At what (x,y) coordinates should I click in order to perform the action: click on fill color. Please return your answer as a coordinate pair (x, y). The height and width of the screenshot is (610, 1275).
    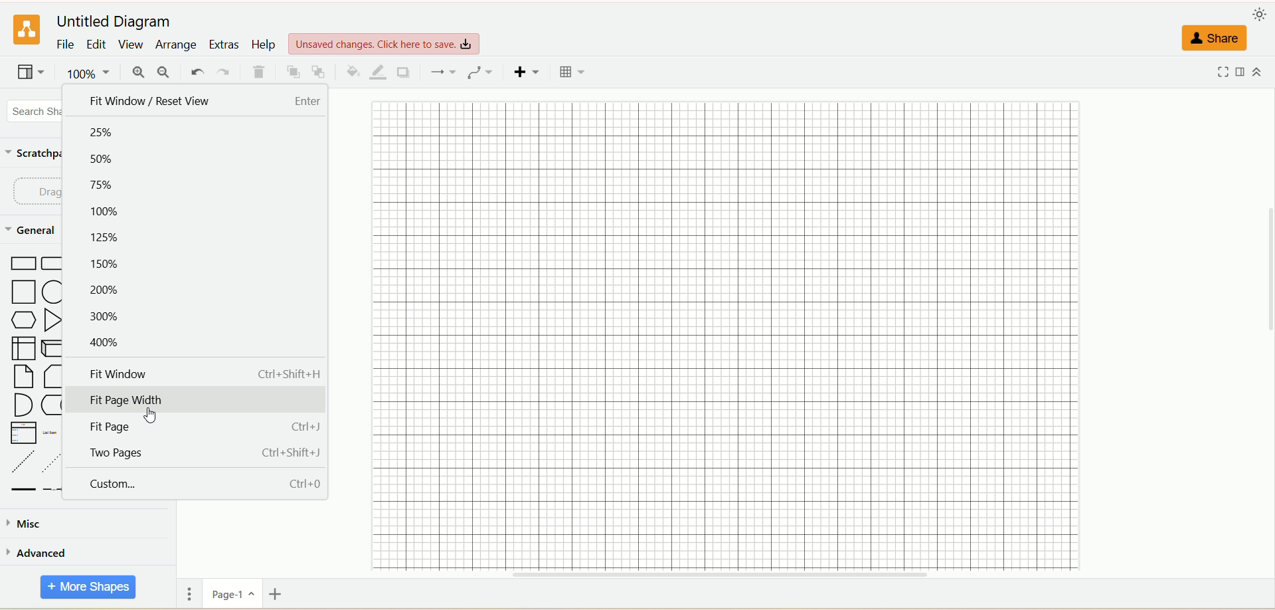
    Looking at the image, I should click on (353, 72).